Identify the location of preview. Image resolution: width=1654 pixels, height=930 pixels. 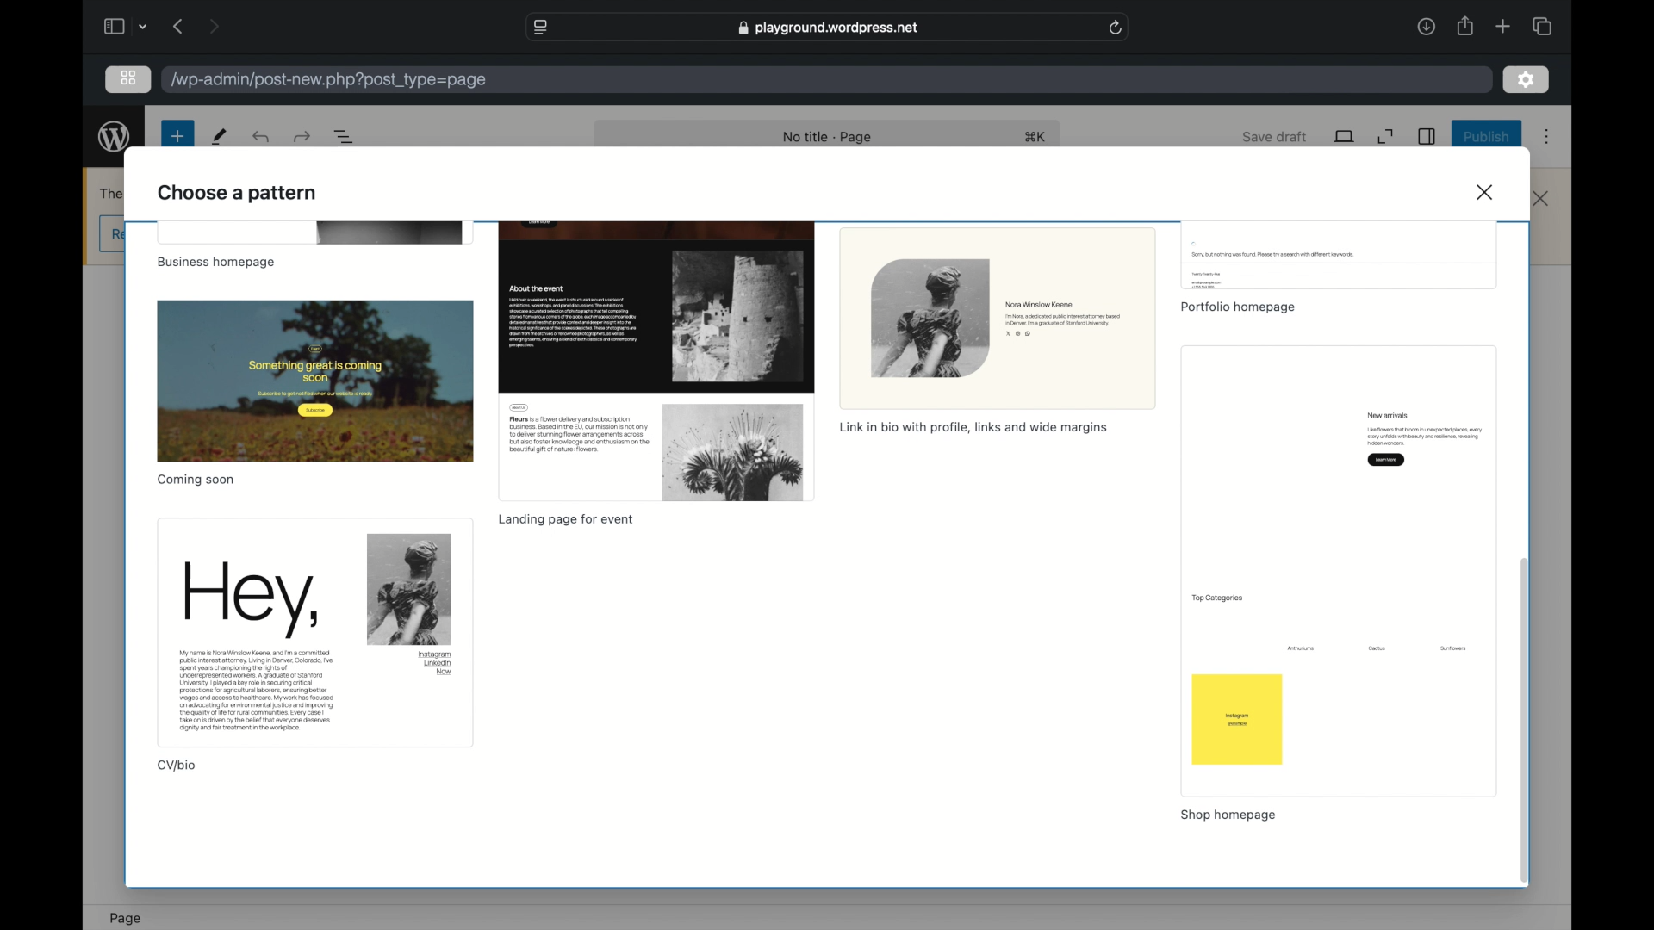
(314, 233).